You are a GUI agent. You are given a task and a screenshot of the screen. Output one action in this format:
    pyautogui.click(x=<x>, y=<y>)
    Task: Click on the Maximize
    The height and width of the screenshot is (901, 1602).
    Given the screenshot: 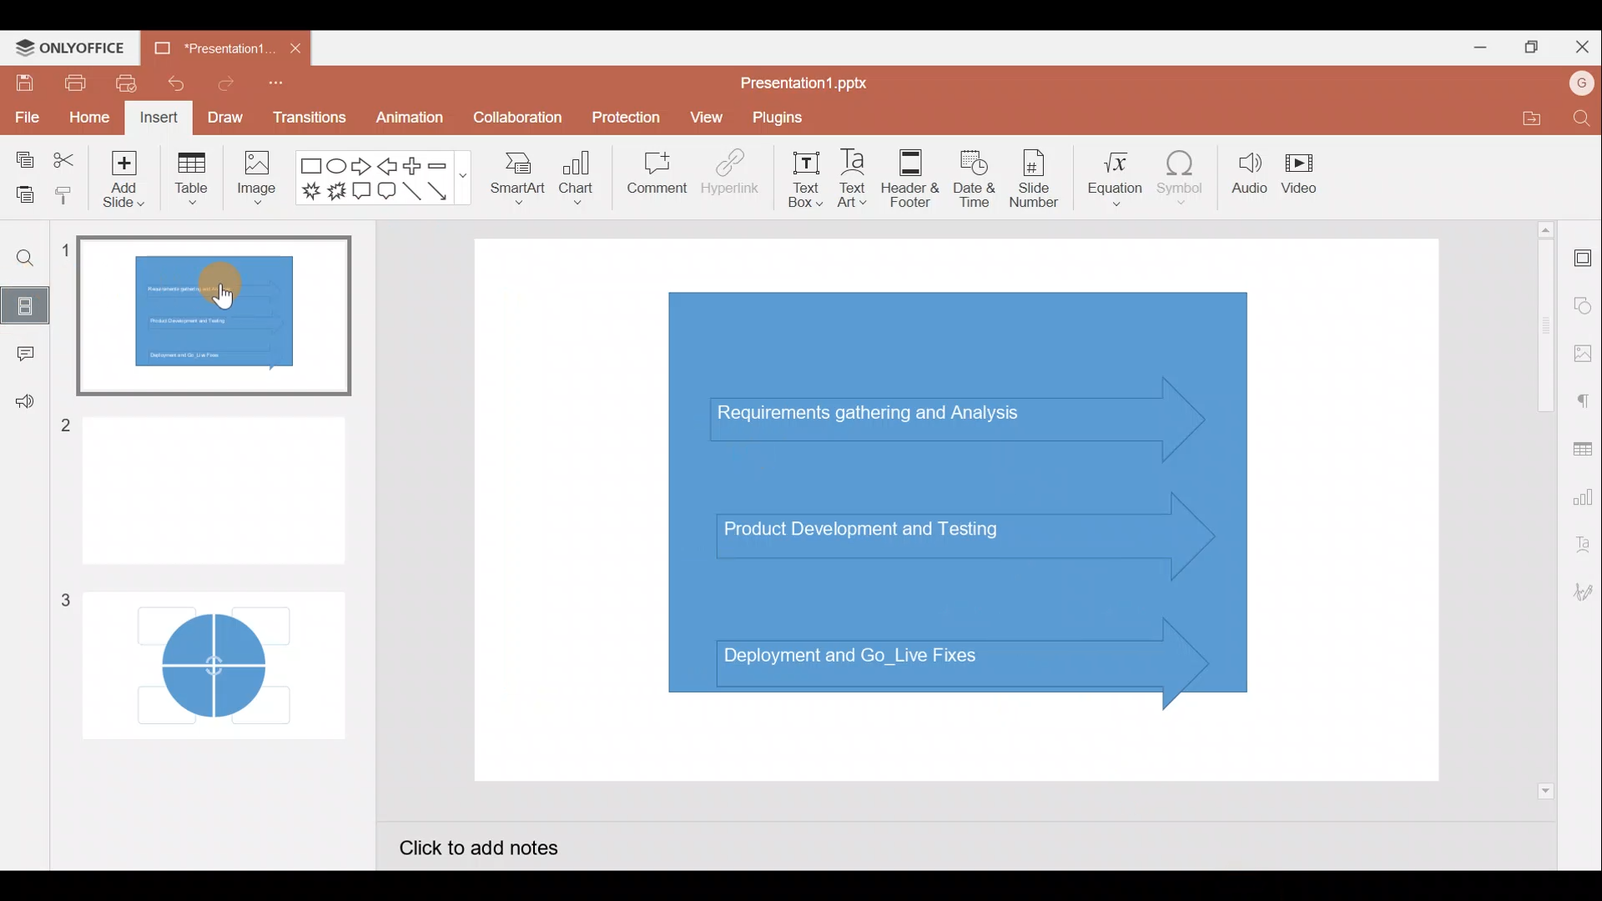 What is the action you would take?
    pyautogui.click(x=1535, y=45)
    